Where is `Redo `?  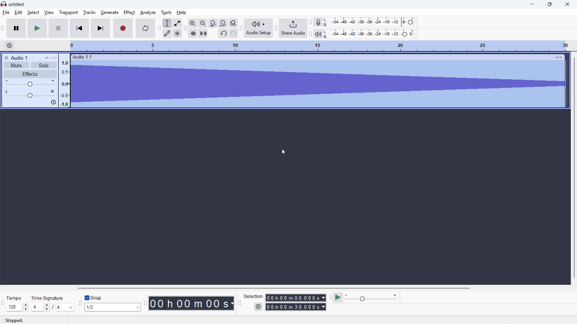
Redo  is located at coordinates (233, 34).